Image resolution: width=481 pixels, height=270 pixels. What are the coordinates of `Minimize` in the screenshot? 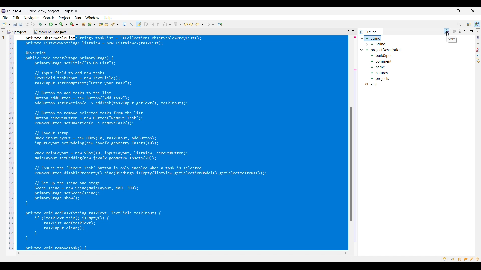 It's located at (466, 31).